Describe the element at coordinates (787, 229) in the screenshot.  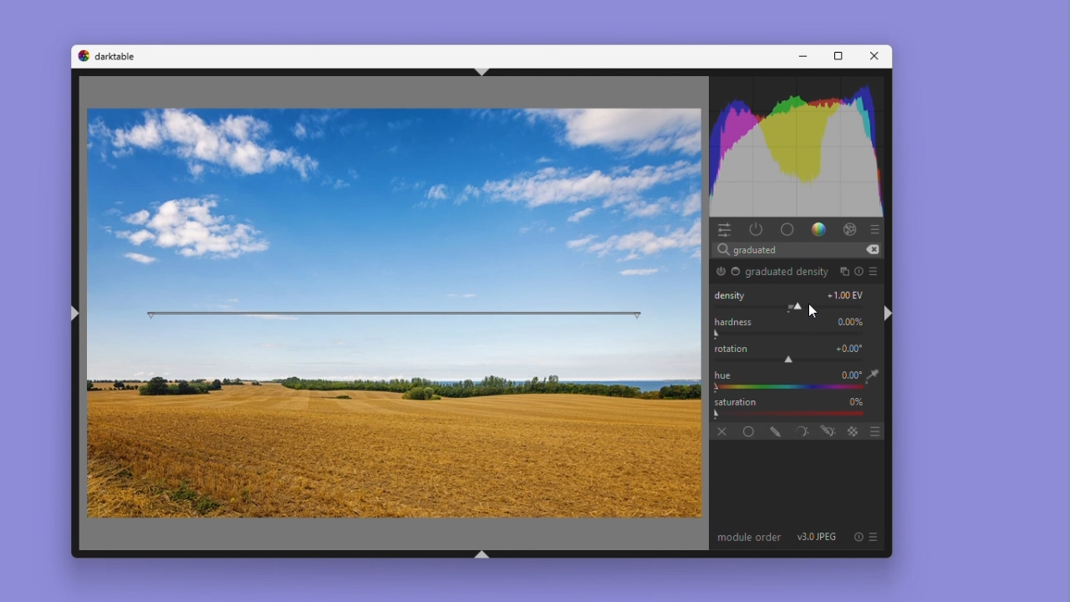
I see `base` at that location.